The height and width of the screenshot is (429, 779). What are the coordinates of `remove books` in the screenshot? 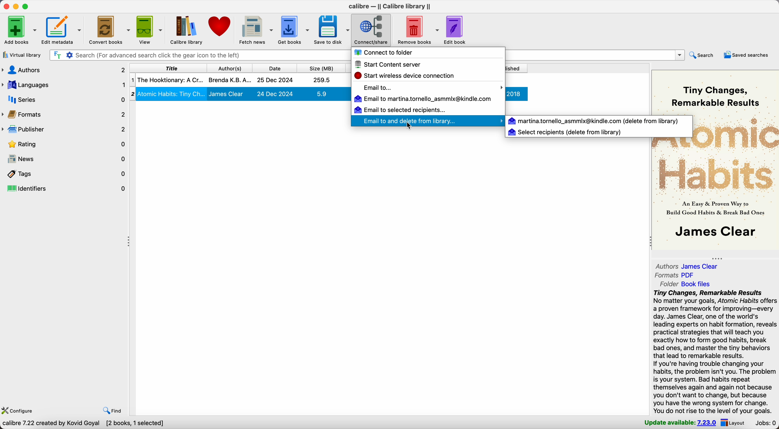 It's located at (417, 29).